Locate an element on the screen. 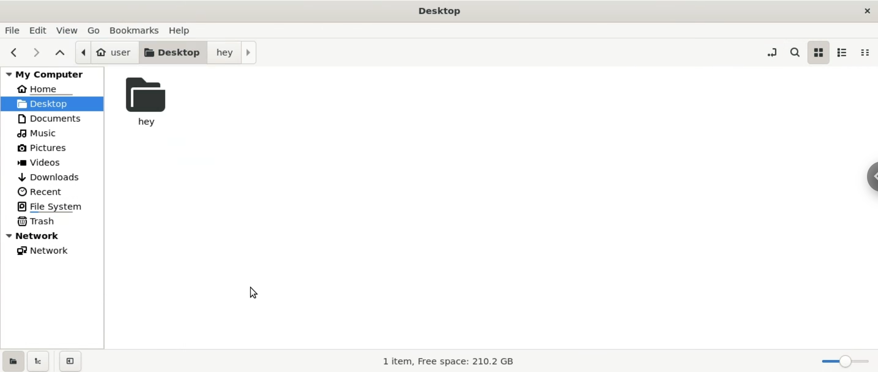 This screenshot has height=372, width=878. close is located at coordinates (865, 11).